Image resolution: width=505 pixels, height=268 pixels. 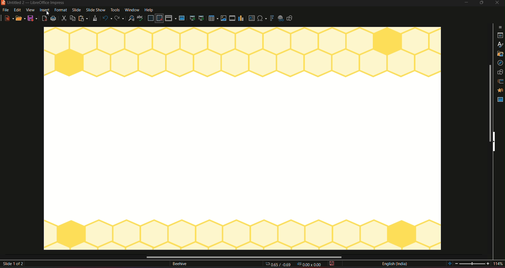 What do you see at coordinates (333, 264) in the screenshot?
I see `save` at bounding box center [333, 264].